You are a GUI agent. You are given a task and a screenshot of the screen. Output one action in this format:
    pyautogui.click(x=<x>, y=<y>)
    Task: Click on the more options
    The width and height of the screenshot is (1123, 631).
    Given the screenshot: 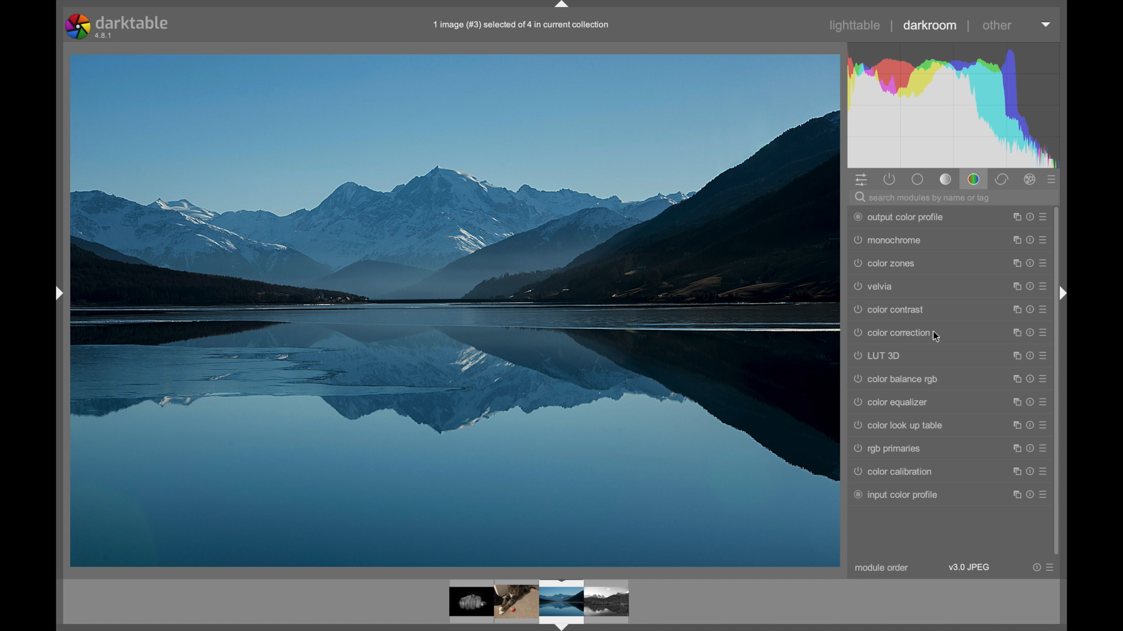 What is the action you would take?
    pyautogui.click(x=1031, y=471)
    